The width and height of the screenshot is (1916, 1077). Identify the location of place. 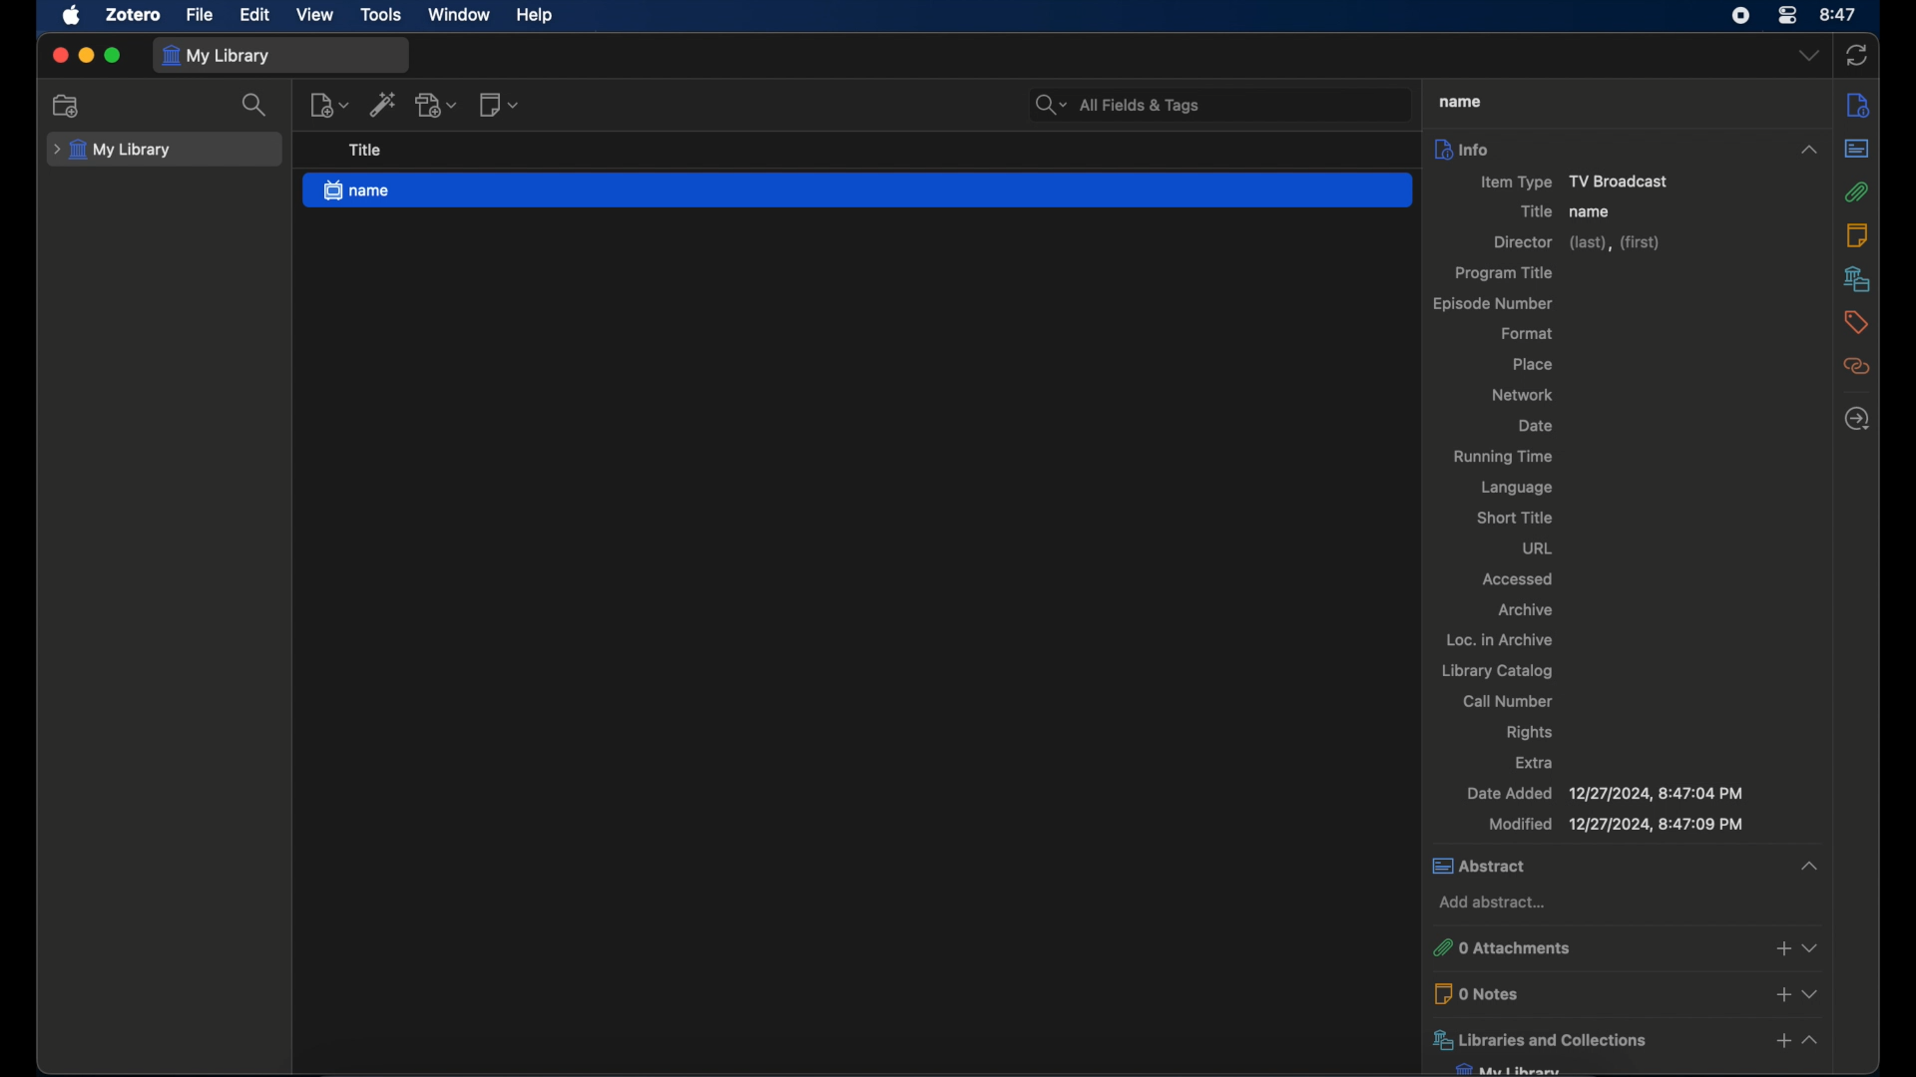
(1533, 364).